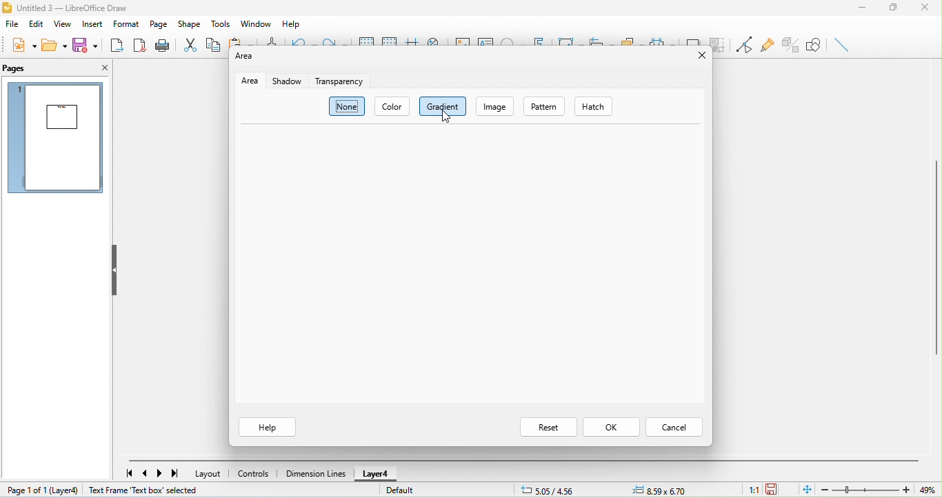  What do you see at coordinates (512, 39) in the screenshot?
I see `special character` at bounding box center [512, 39].